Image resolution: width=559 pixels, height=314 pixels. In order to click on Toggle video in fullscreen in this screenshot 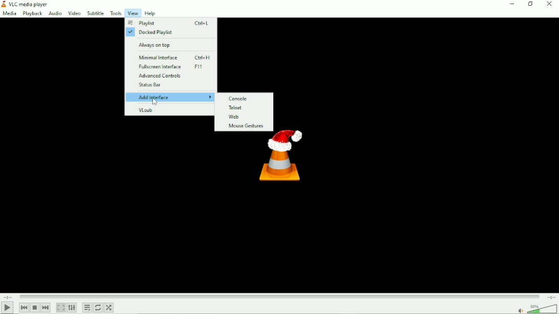, I will do `click(61, 307)`.